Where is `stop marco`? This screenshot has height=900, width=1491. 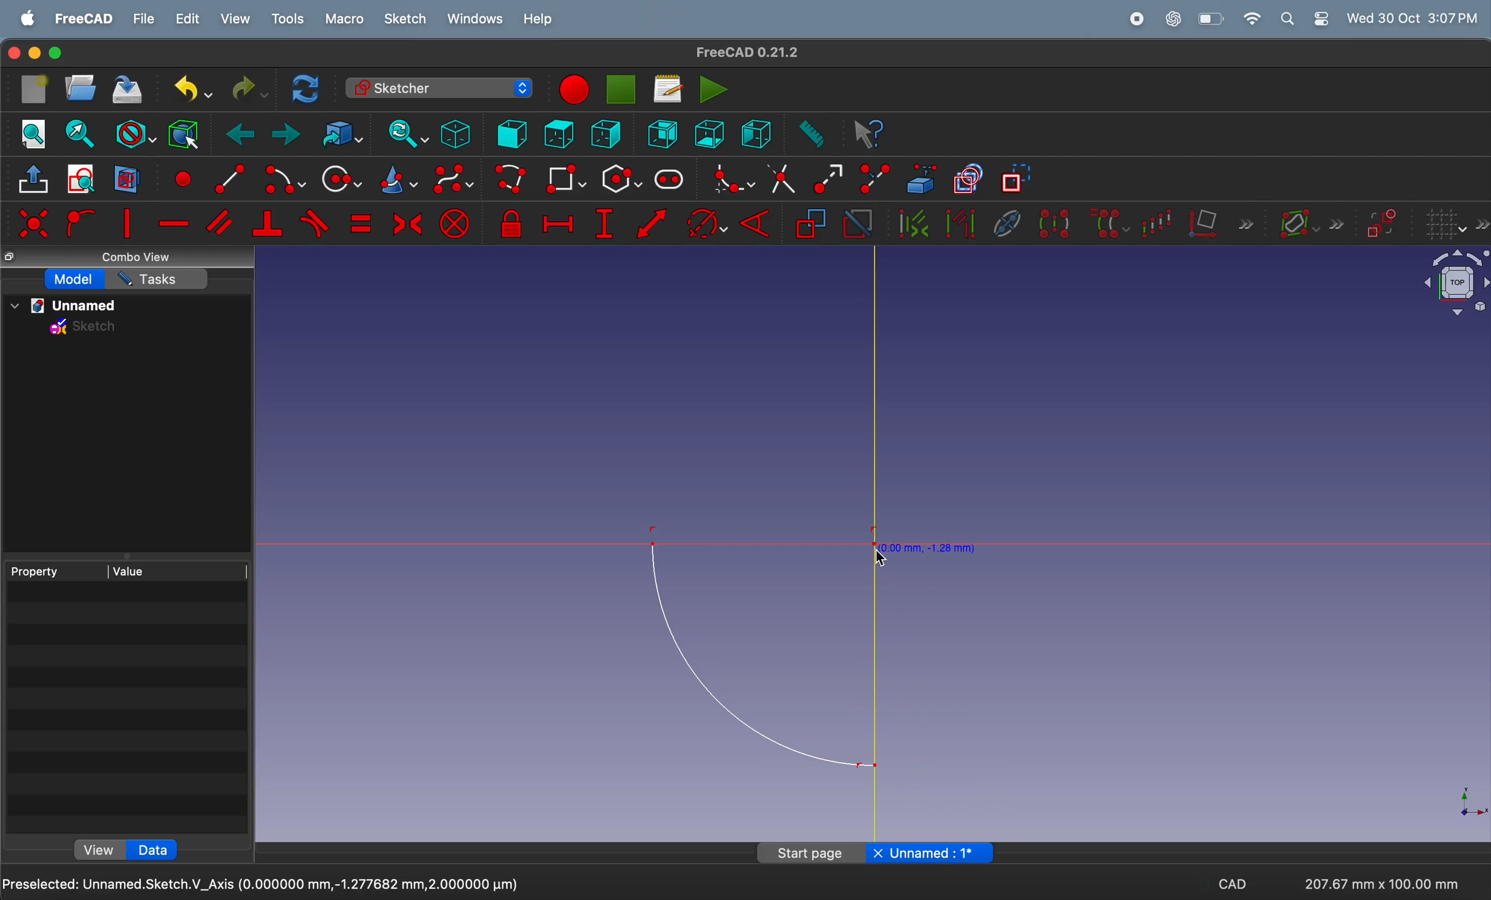
stop marco is located at coordinates (572, 90).